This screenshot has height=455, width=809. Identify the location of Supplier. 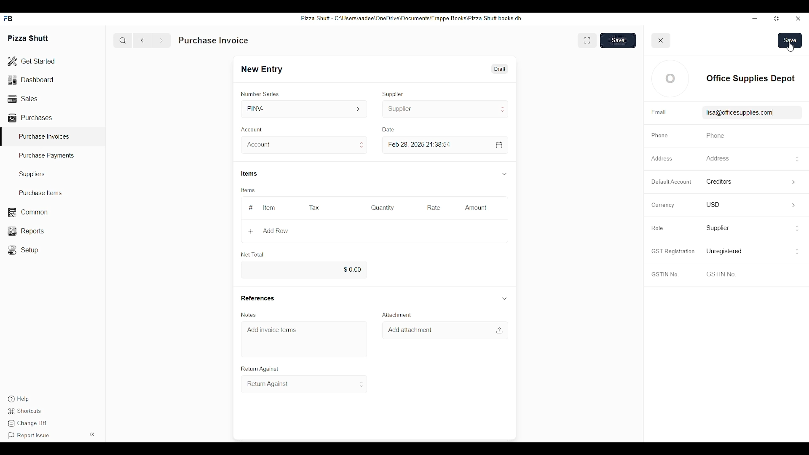
(718, 228).